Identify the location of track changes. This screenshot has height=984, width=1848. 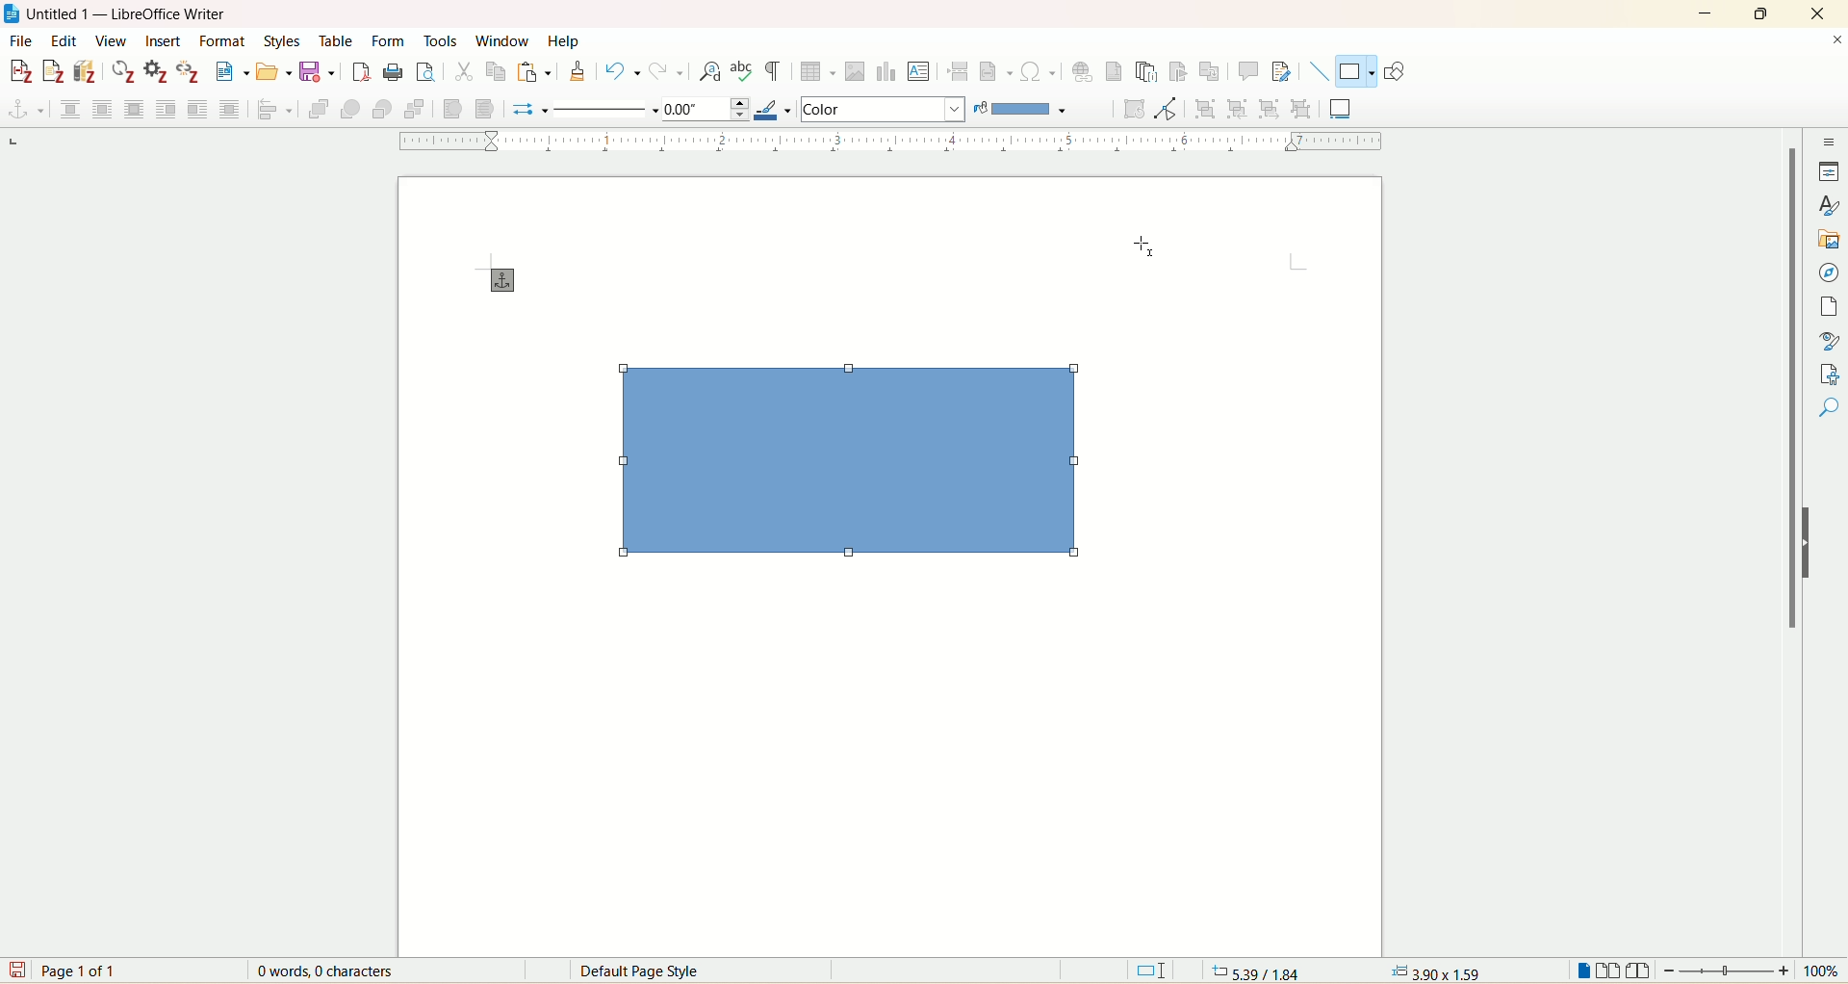
(1281, 70).